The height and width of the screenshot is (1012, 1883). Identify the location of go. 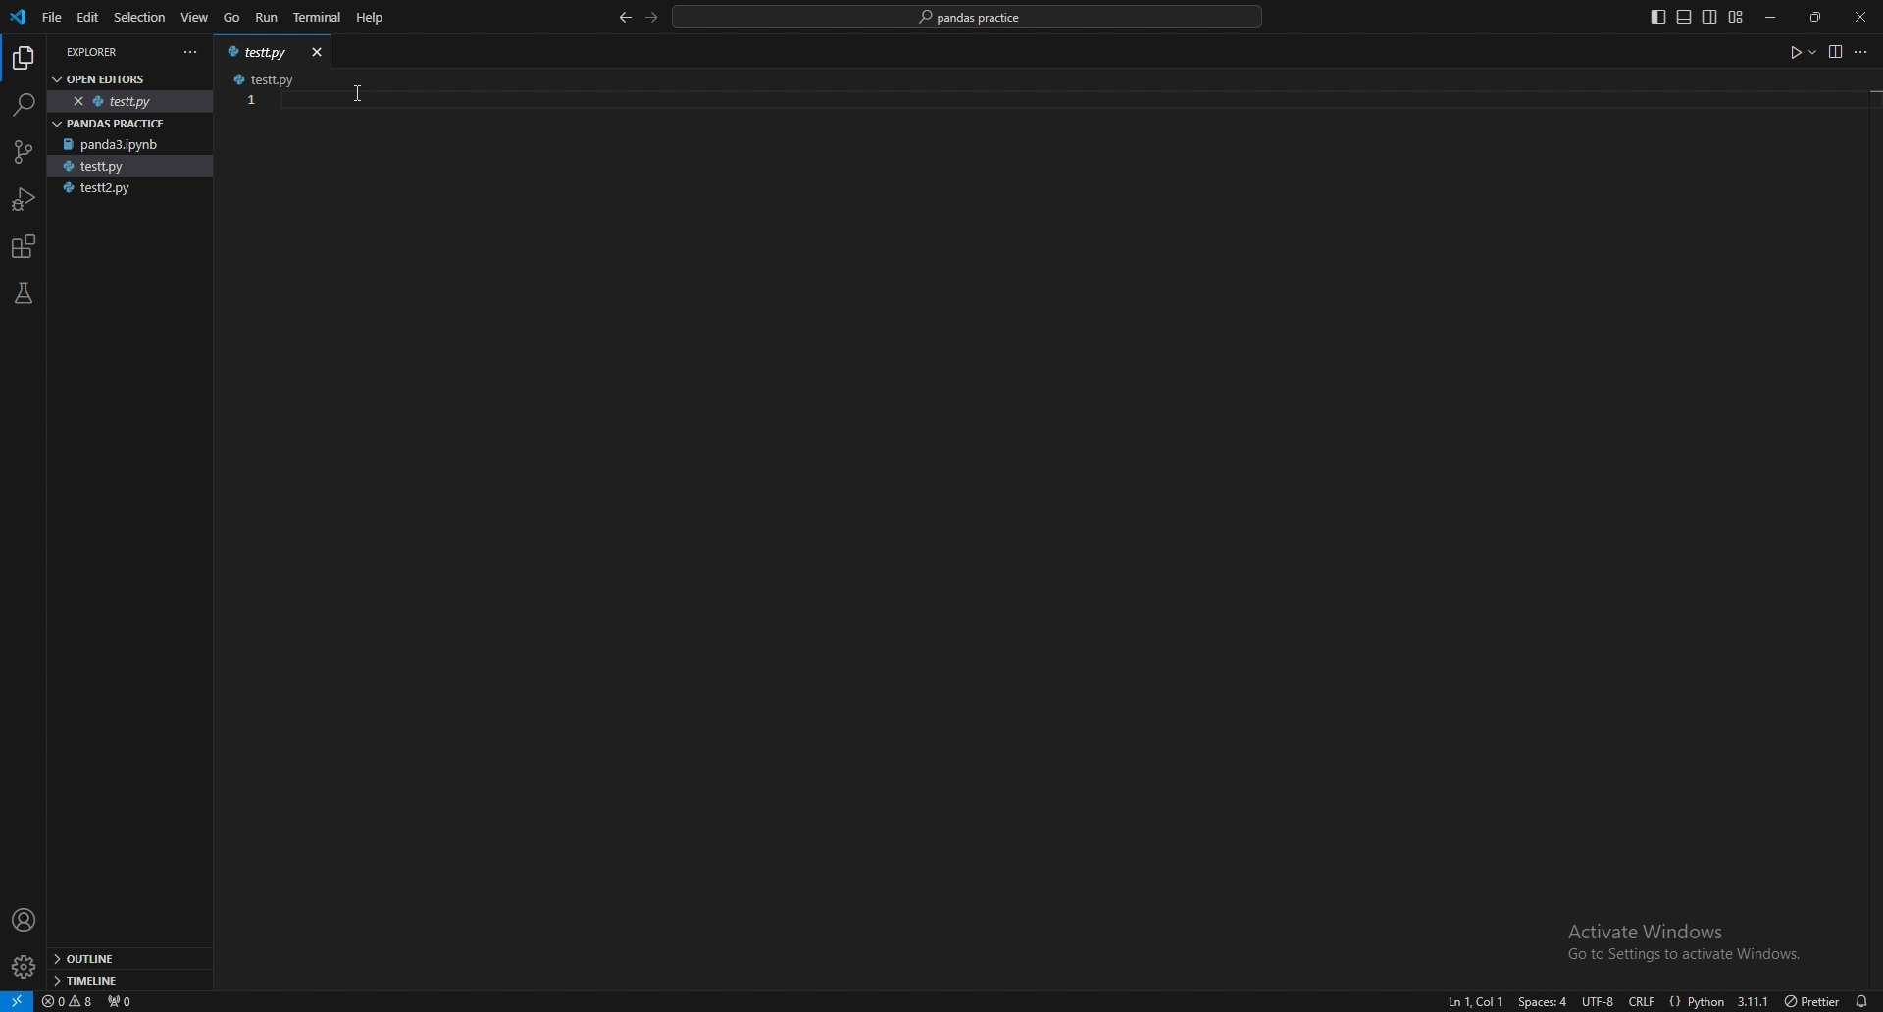
(231, 19).